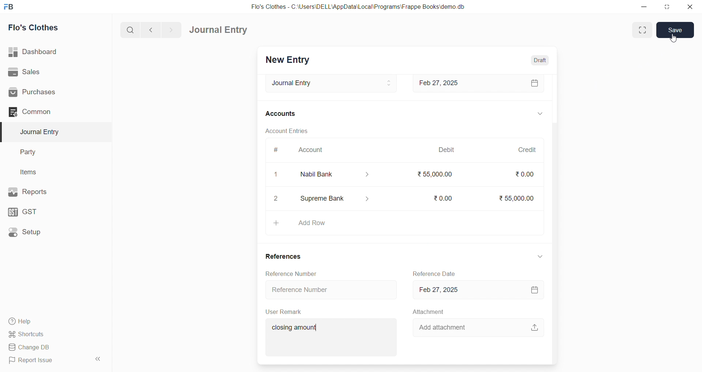 This screenshot has width=702, height=372. I want to click on Supreme Bank, so click(337, 197).